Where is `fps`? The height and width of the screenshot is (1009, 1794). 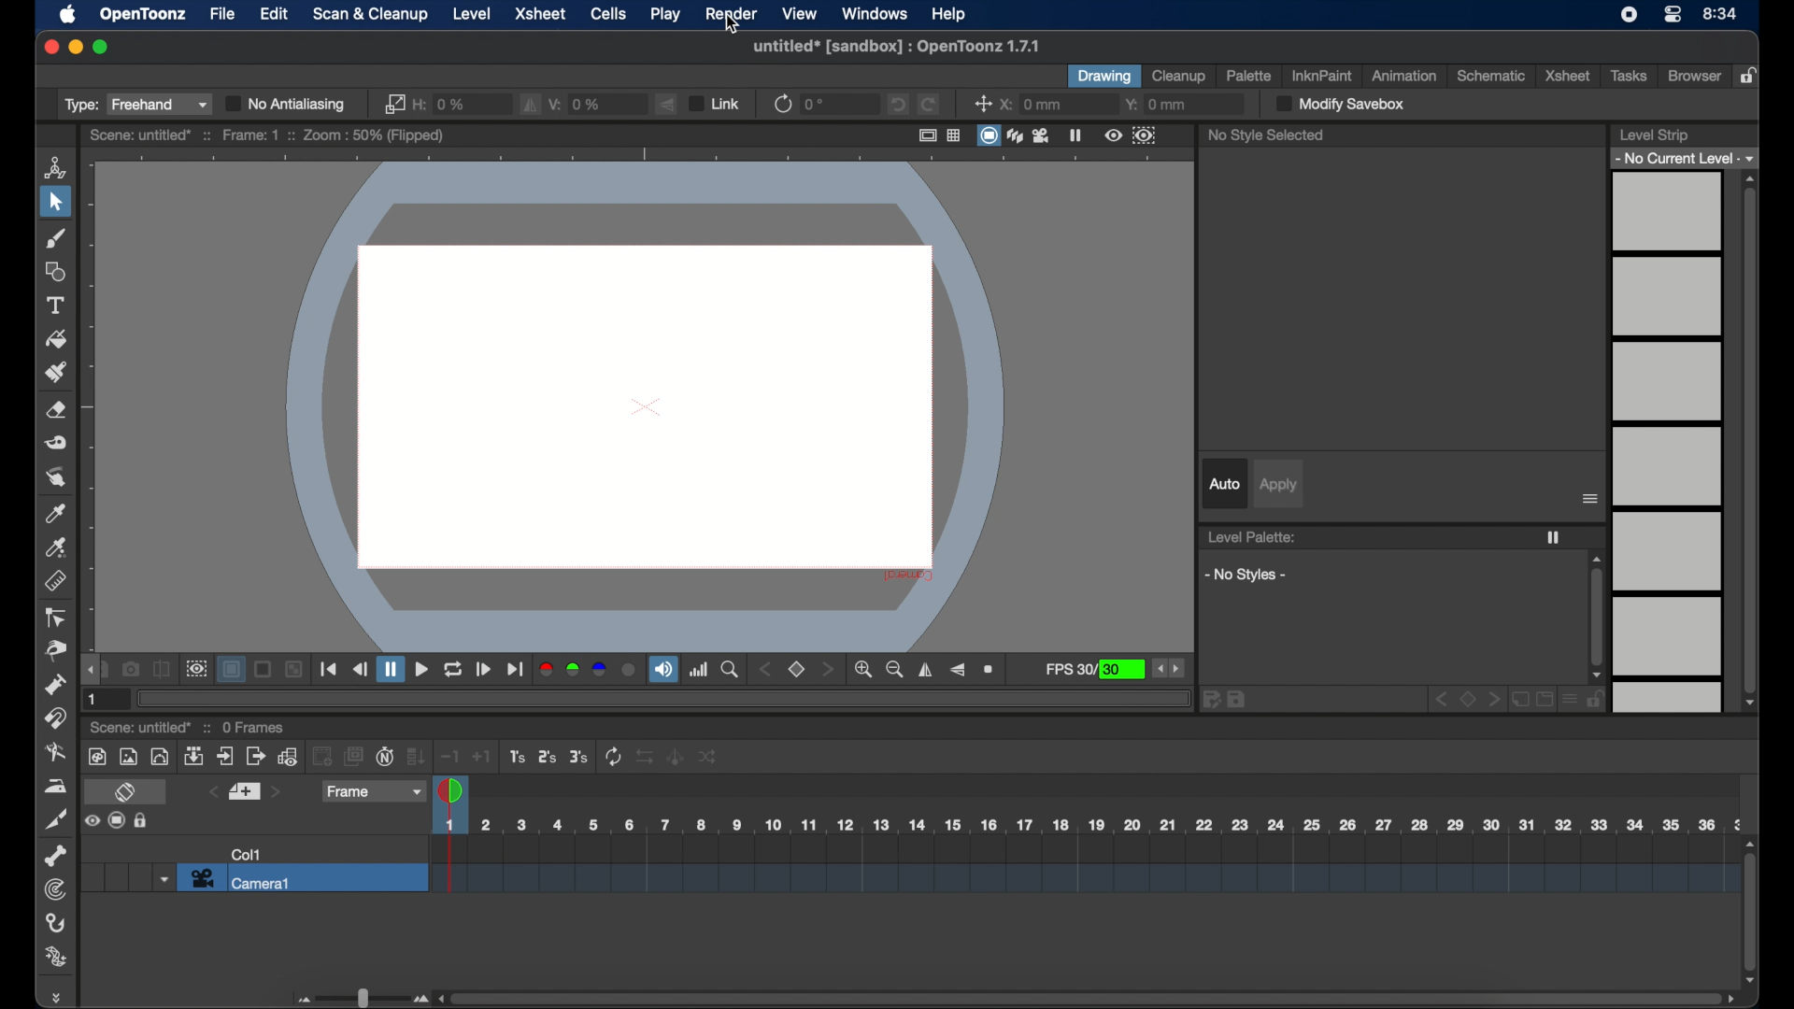 fps is located at coordinates (1094, 671).